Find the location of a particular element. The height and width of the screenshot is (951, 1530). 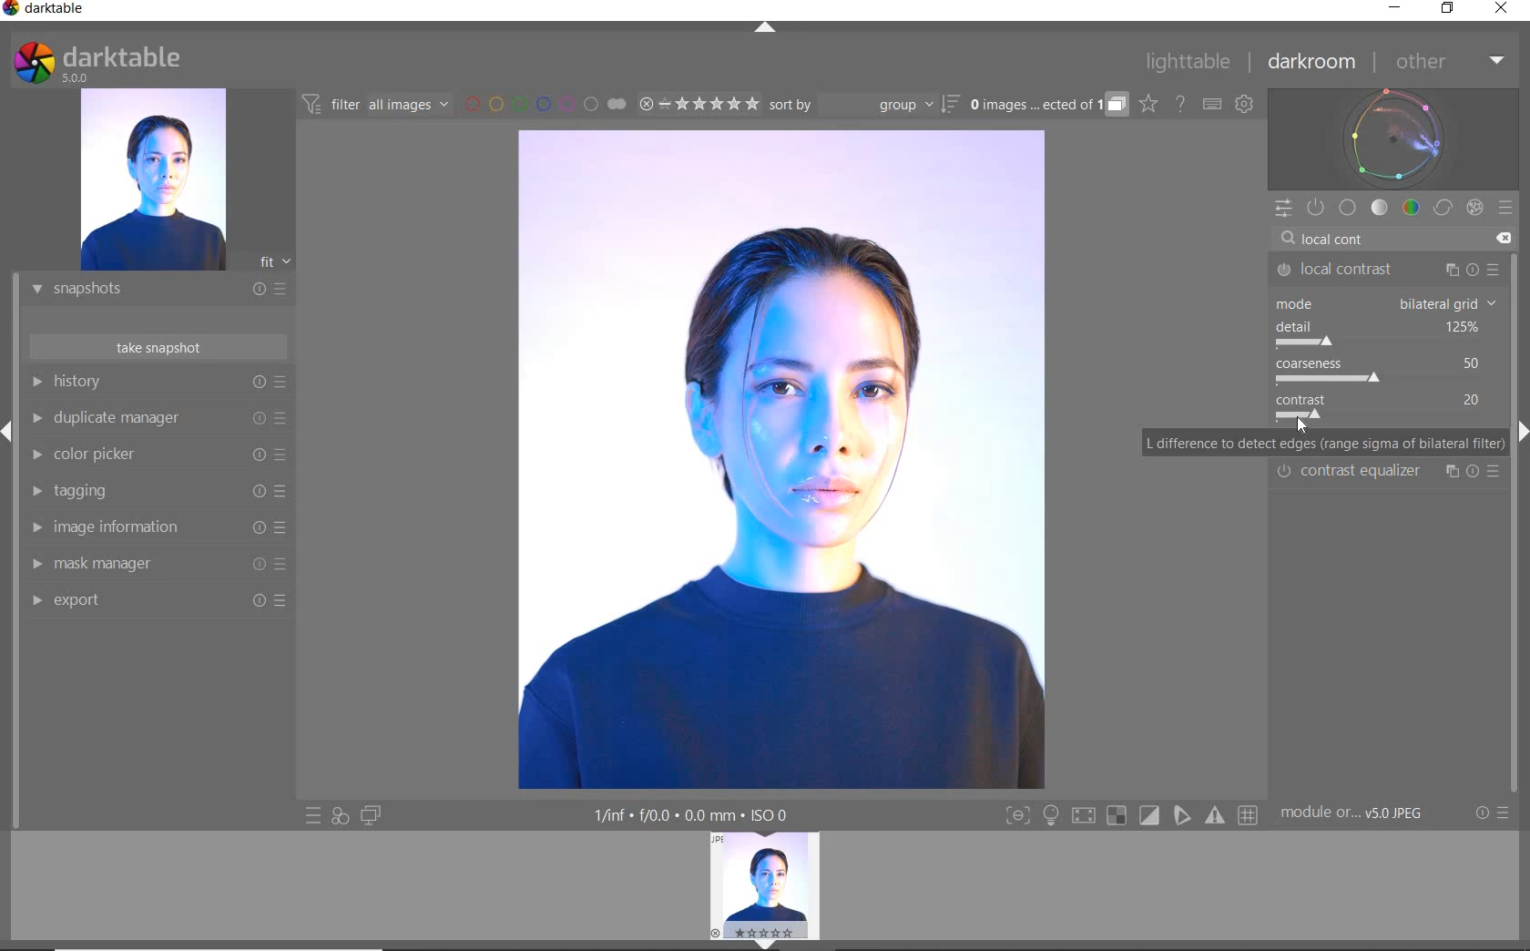

SORT is located at coordinates (862, 104).